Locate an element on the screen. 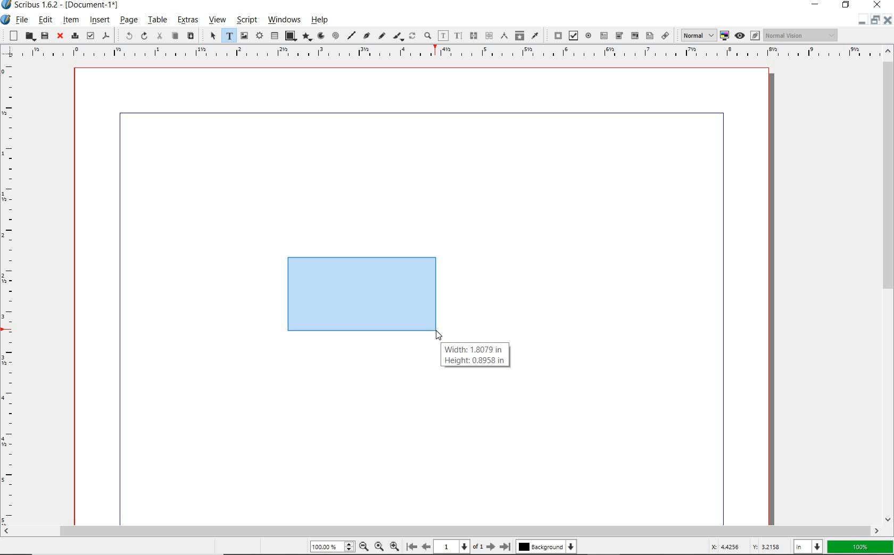 Image resolution: width=894 pixels, height=555 pixels. mock text frame is located at coordinates (361, 294).